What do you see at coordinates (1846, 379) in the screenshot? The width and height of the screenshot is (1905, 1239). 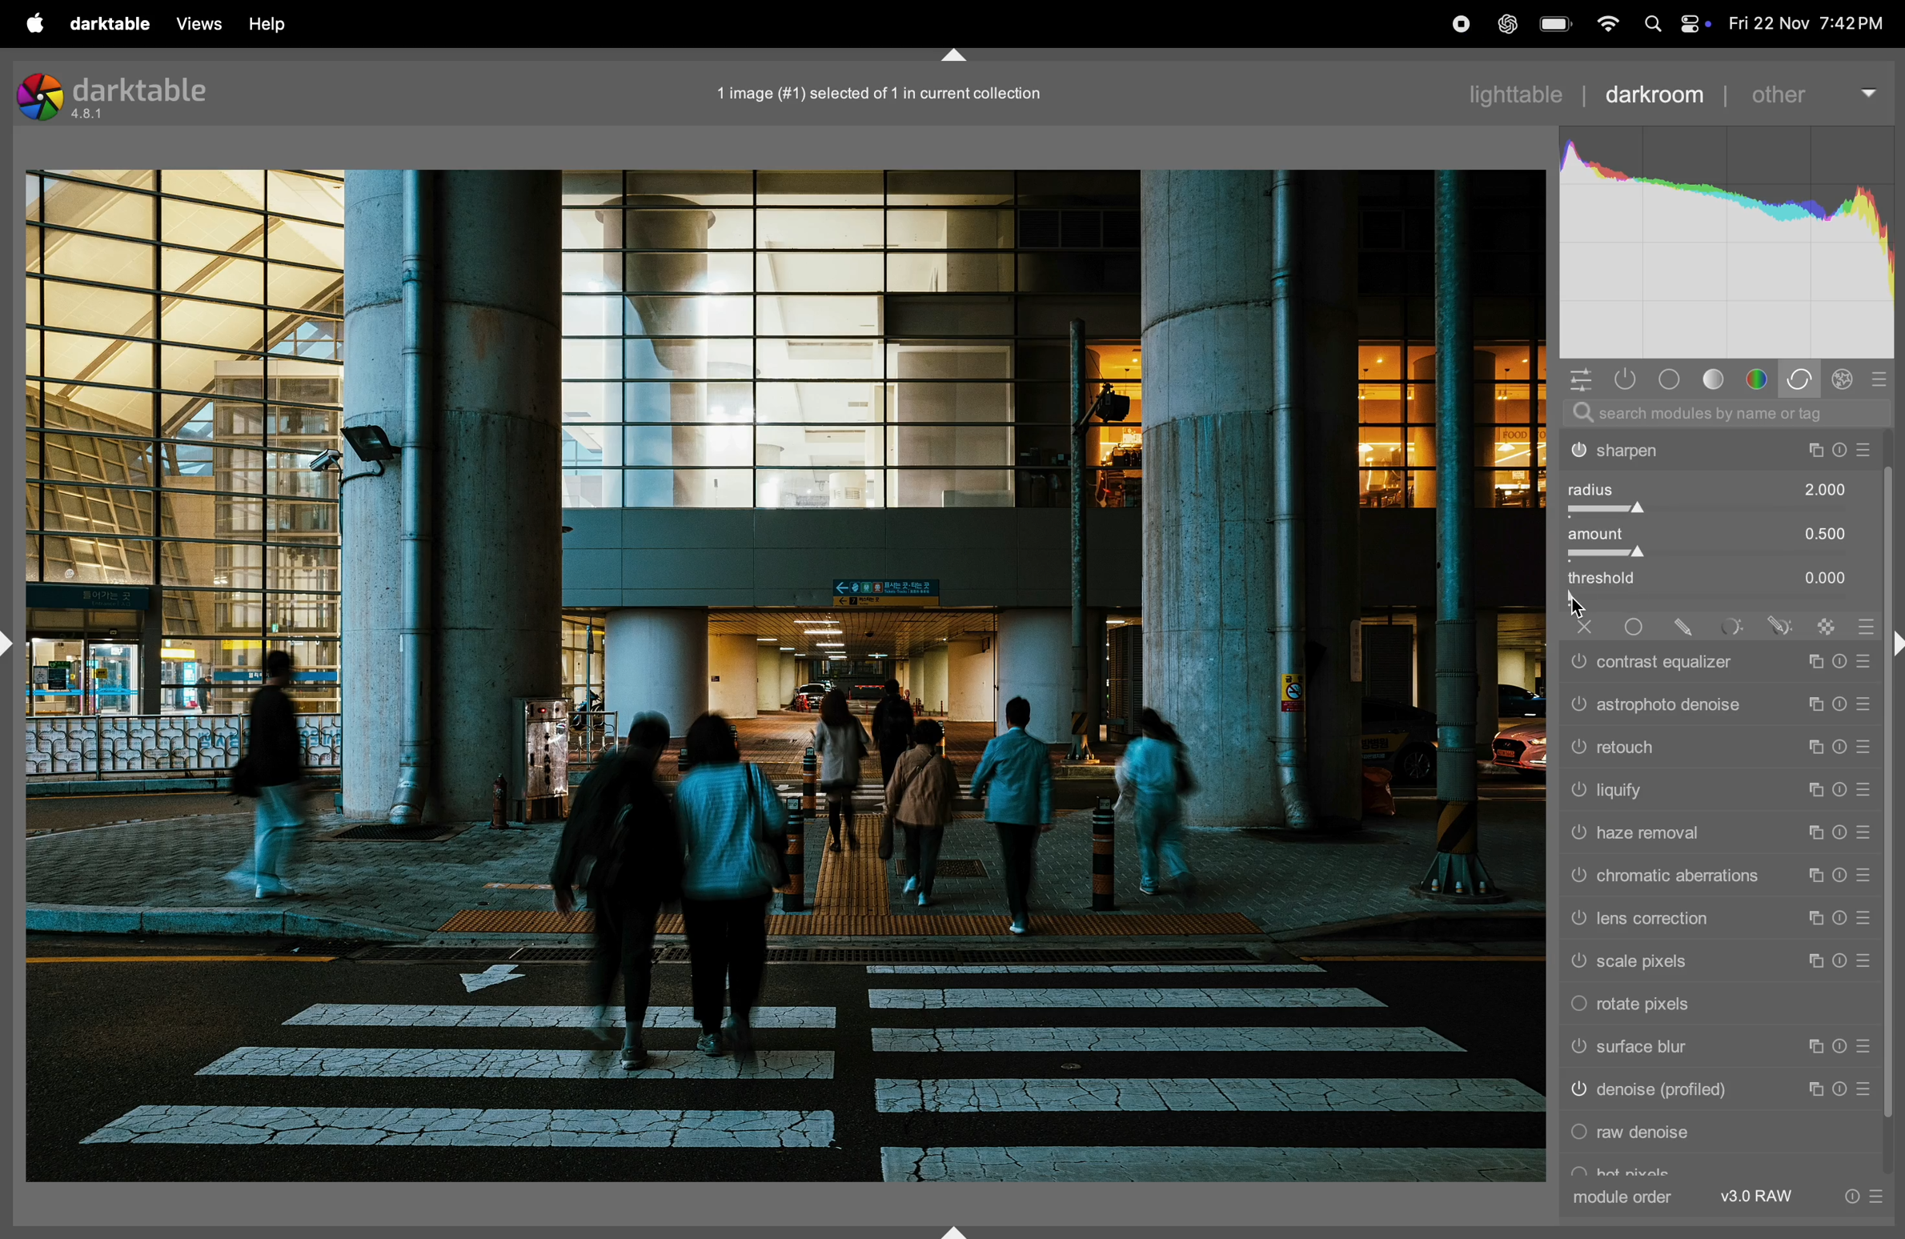 I see `effect` at bounding box center [1846, 379].